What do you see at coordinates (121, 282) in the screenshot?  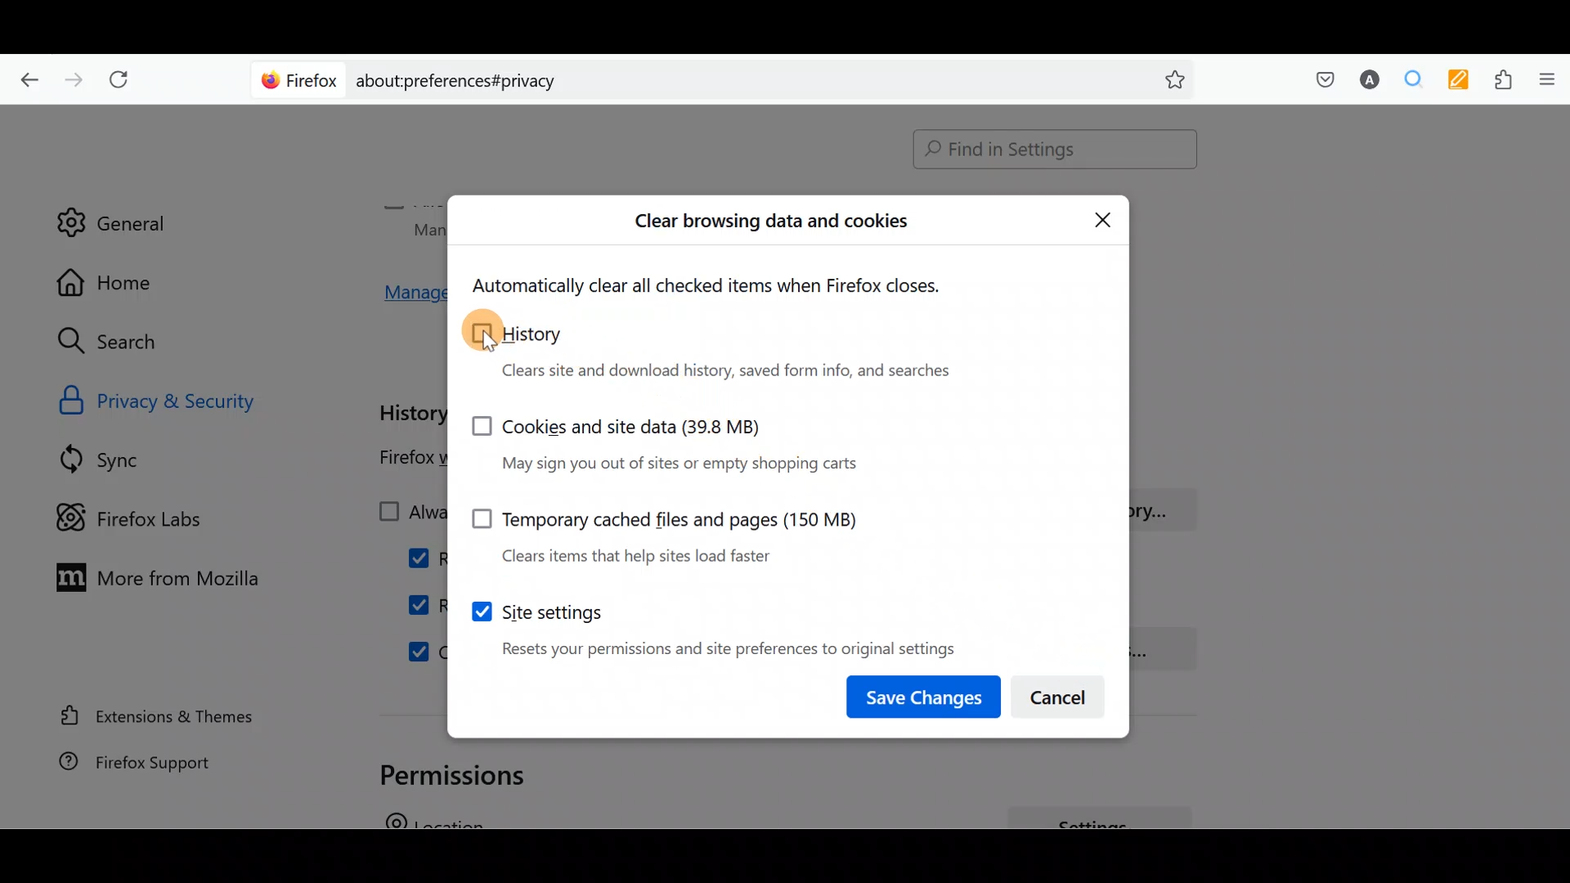 I see `Home` at bounding box center [121, 282].